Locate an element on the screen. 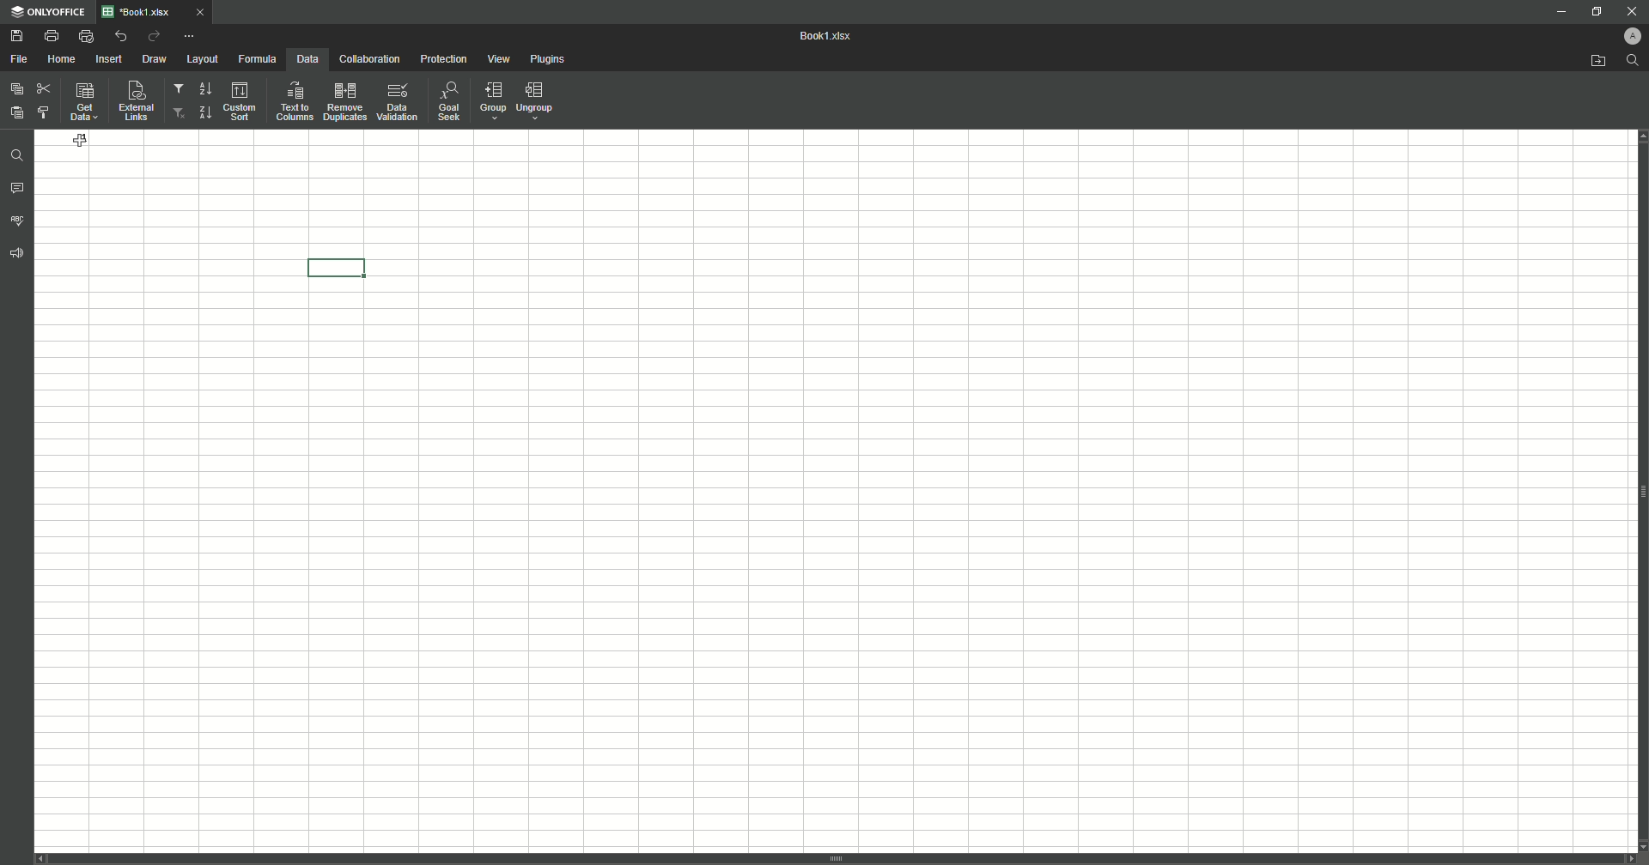  More Options is located at coordinates (192, 35).